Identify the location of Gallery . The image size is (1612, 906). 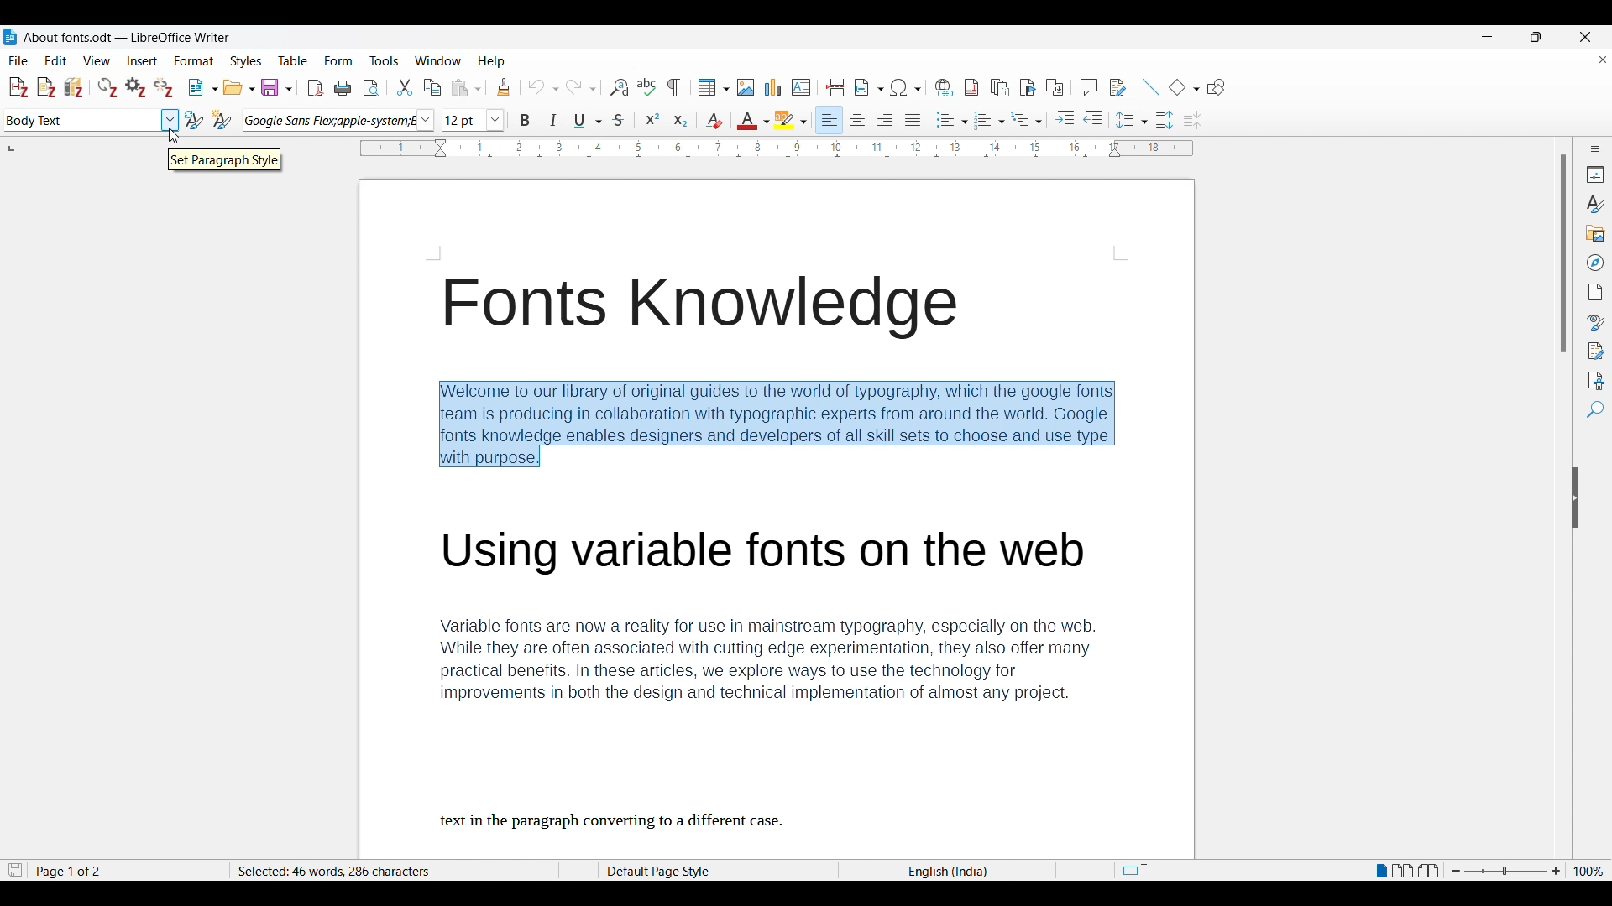
(1596, 233).